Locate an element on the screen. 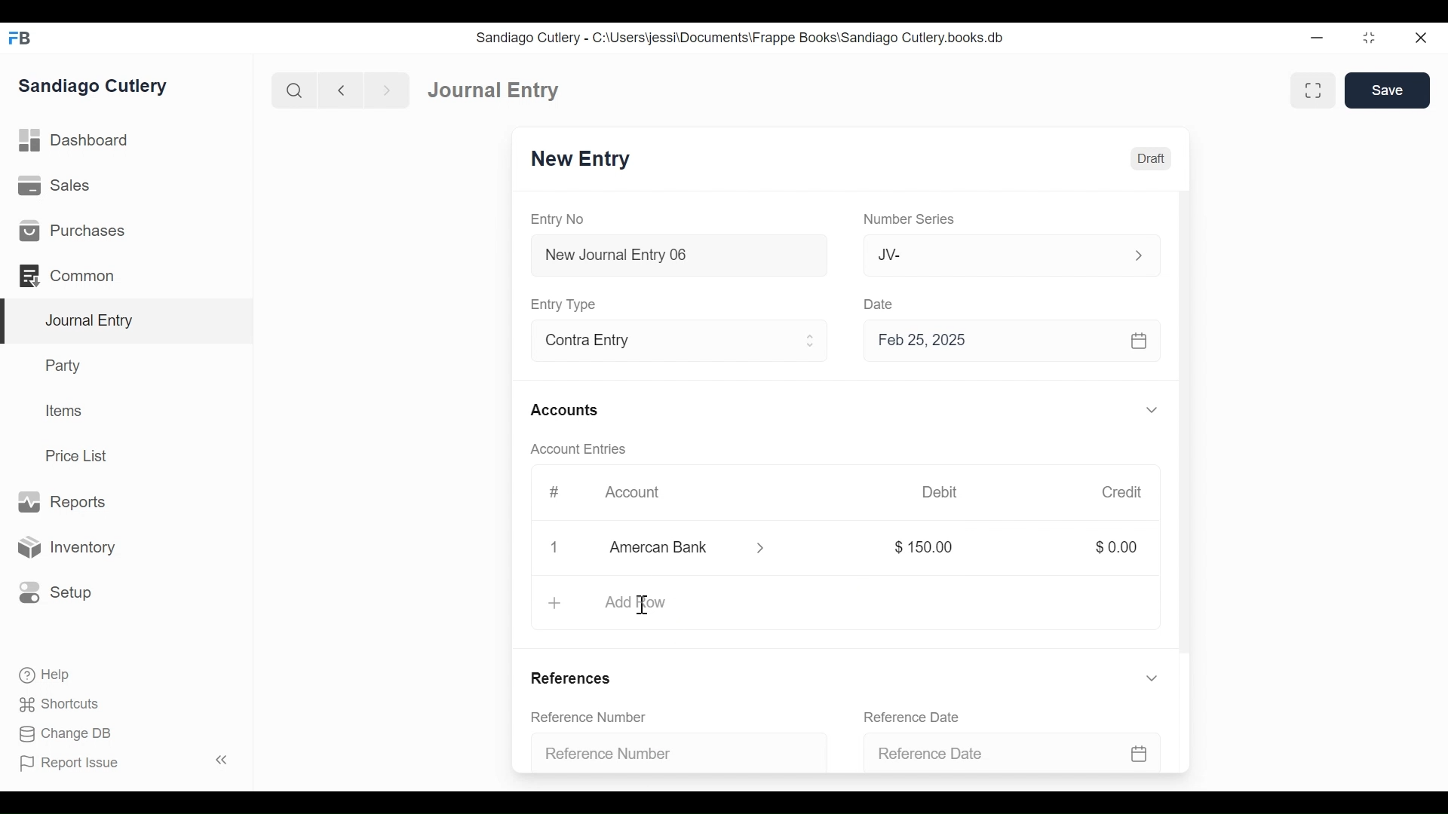 The width and height of the screenshot is (1448, 814). Expand is located at coordinates (1155, 411).